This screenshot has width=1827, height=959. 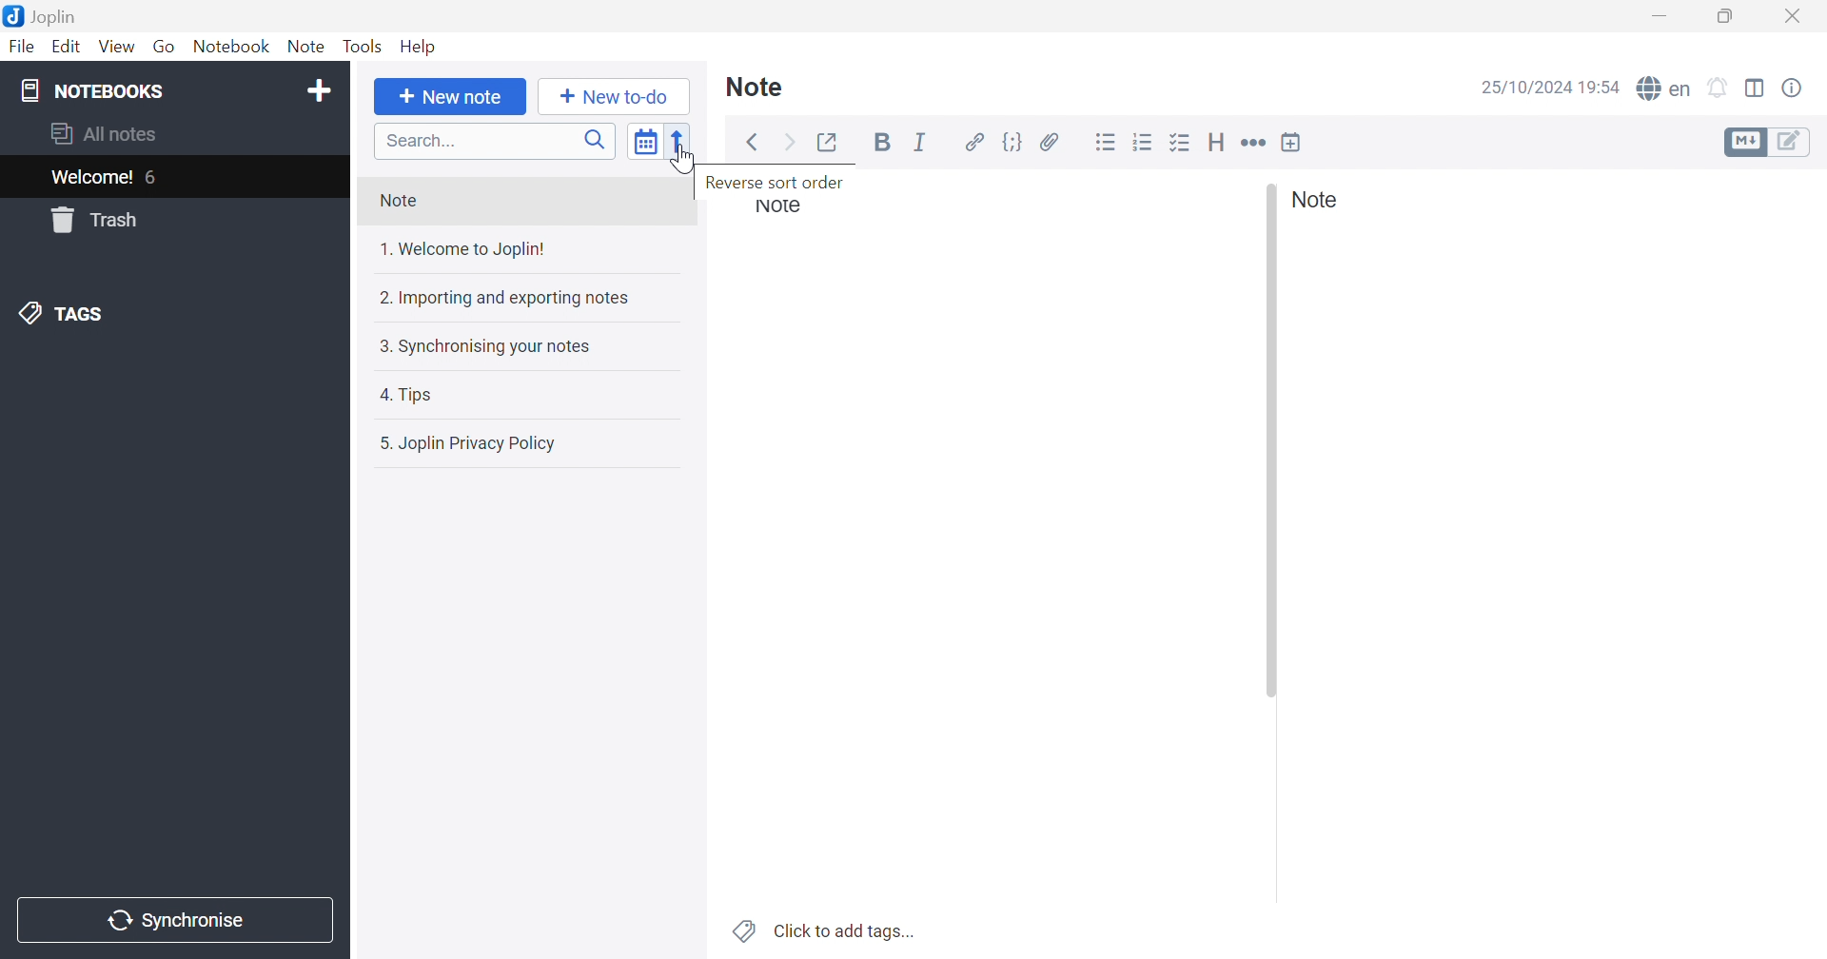 I want to click on Reverse sort order, so click(x=681, y=143).